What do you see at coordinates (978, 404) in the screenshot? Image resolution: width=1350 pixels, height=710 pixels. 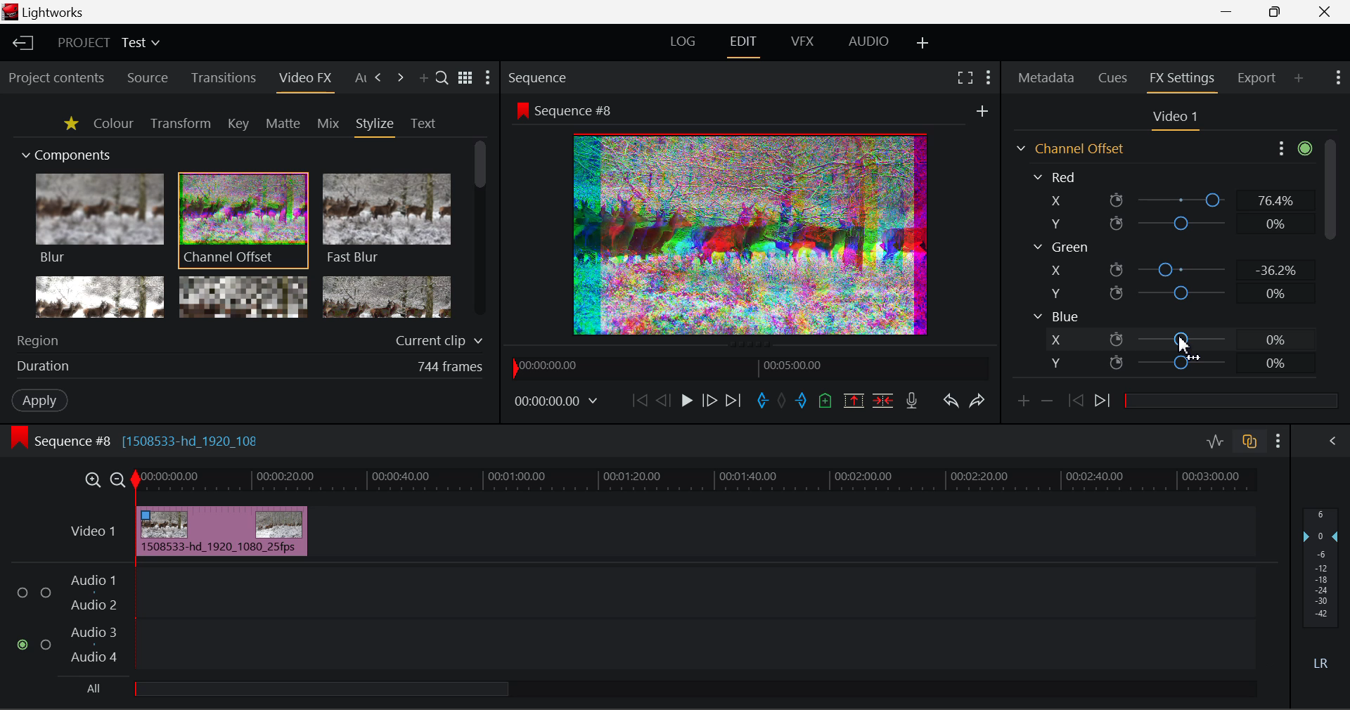 I see `Redo` at bounding box center [978, 404].